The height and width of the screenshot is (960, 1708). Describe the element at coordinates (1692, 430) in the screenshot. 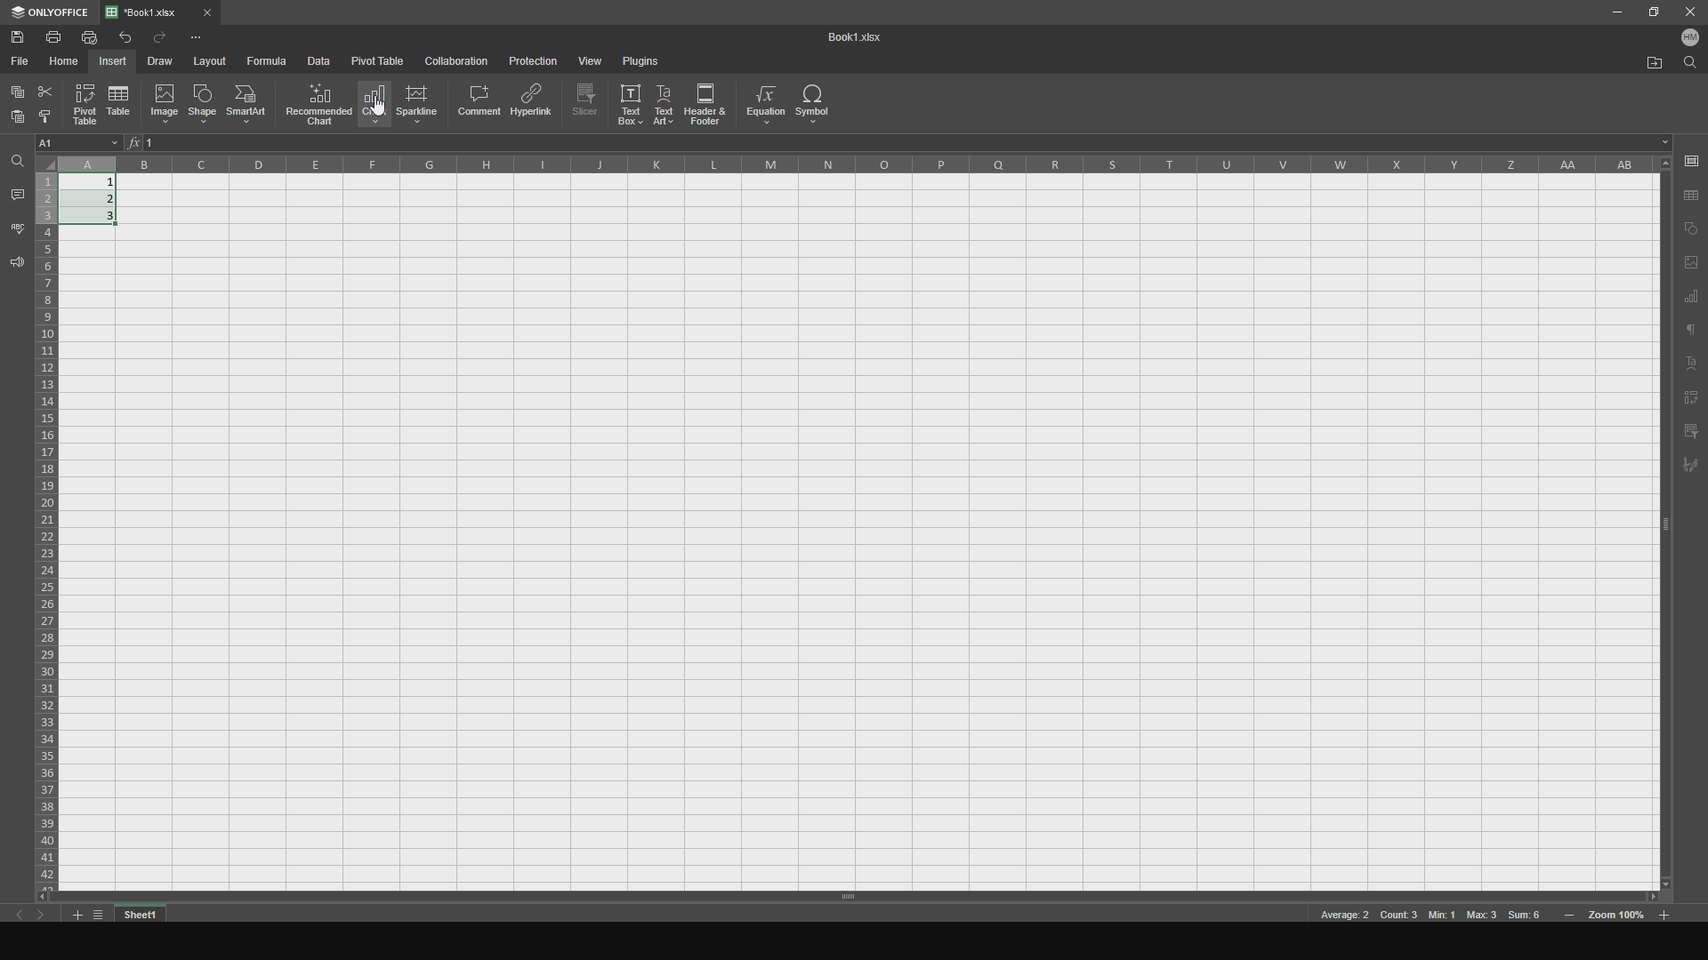

I see `filter` at that location.